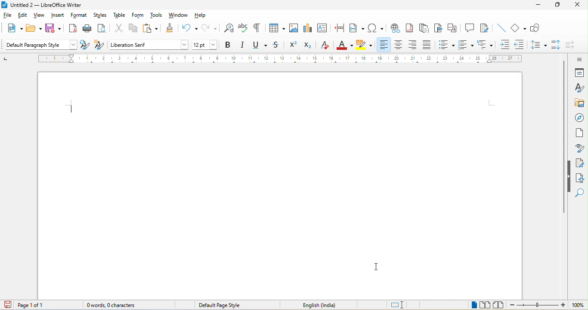 Image resolution: width=588 pixels, height=310 pixels. What do you see at coordinates (278, 47) in the screenshot?
I see `strikethrough` at bounding box center [278, 47].